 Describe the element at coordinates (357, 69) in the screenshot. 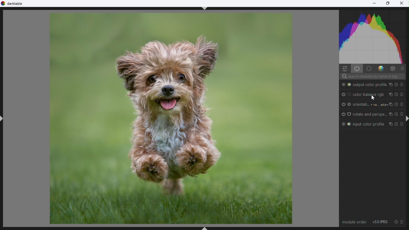

I see `Show active models only` at that location.